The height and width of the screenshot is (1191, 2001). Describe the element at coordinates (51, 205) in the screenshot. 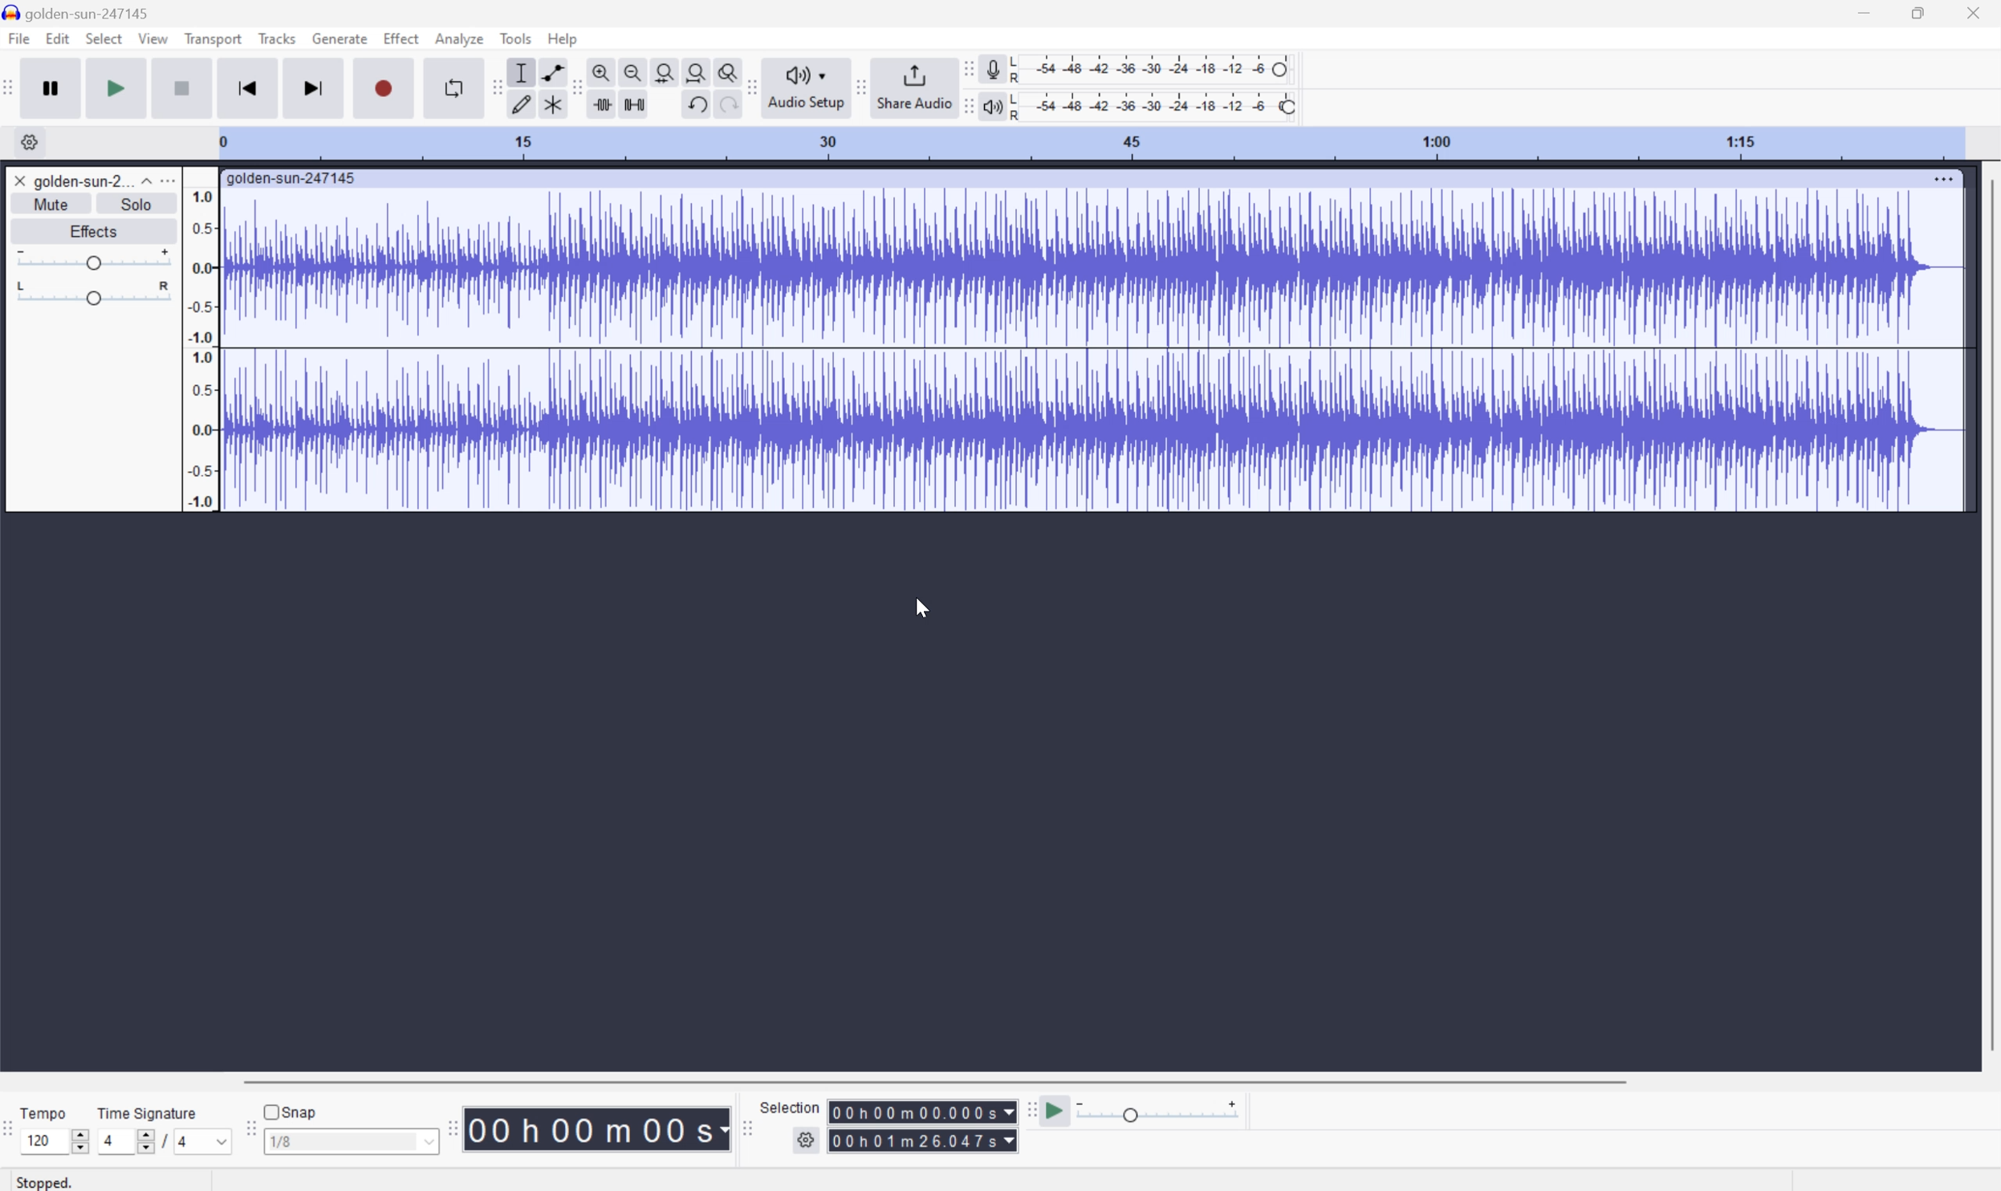

I see `Mute` at that location.